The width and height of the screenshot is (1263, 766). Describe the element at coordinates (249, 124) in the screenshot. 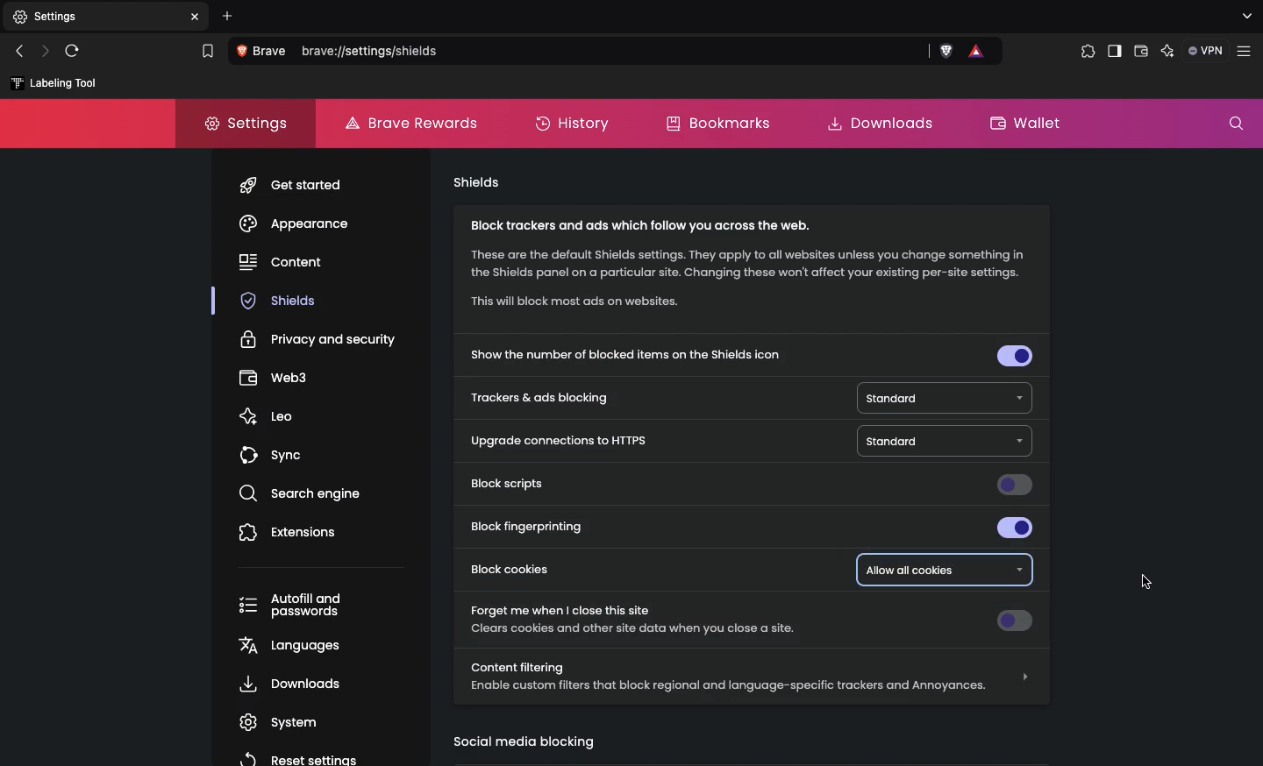

I see `Settings` at that location.